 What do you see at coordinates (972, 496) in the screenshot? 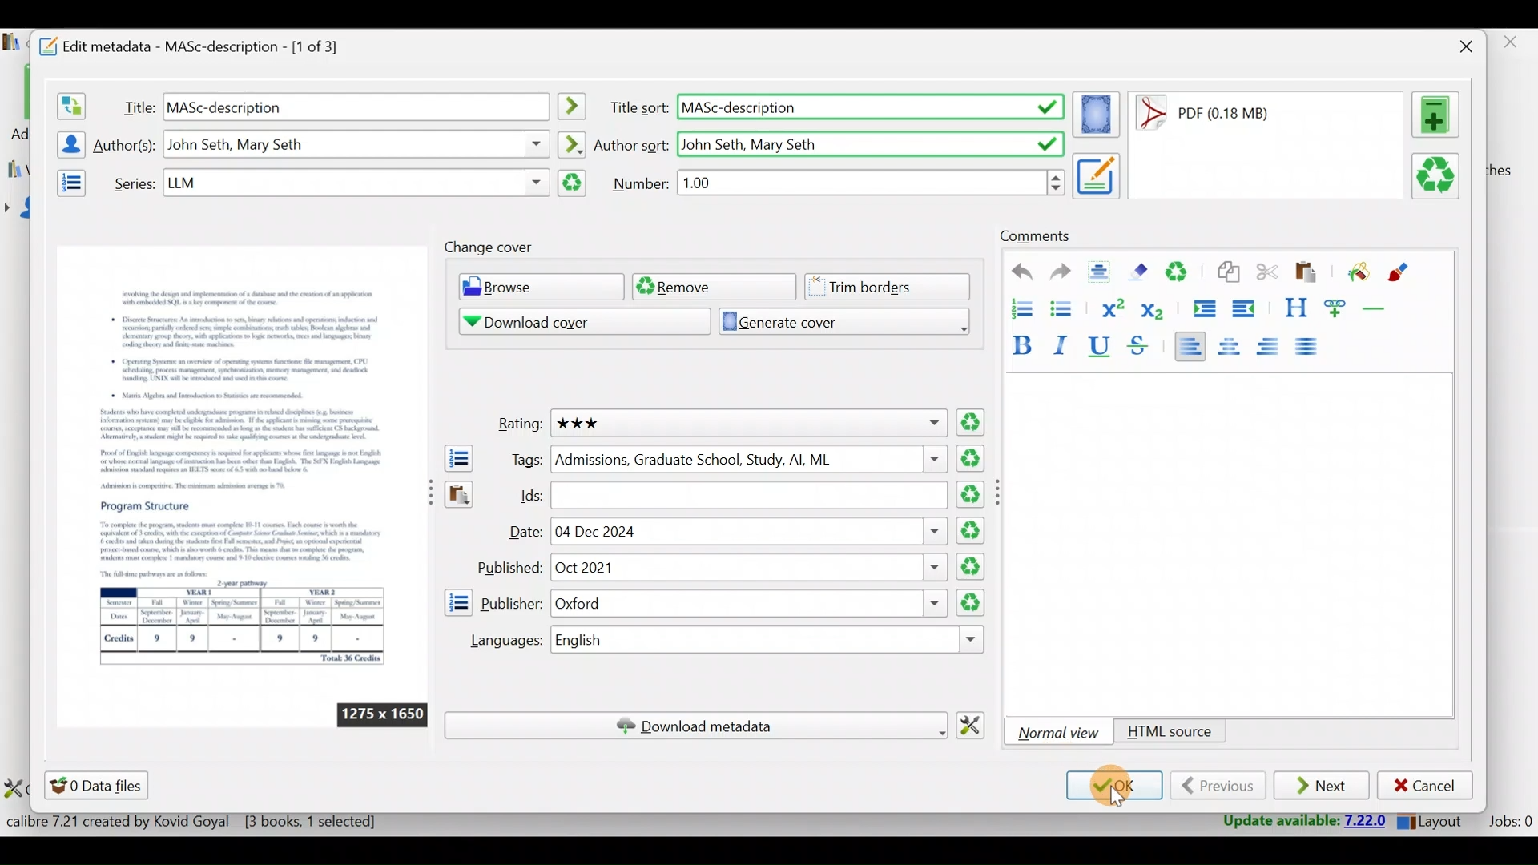
I see `Clear Ids` at bounding box center [972, 496].